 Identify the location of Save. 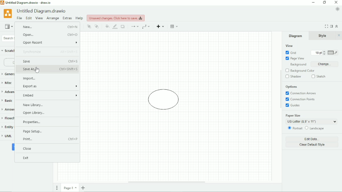
(51, 61).